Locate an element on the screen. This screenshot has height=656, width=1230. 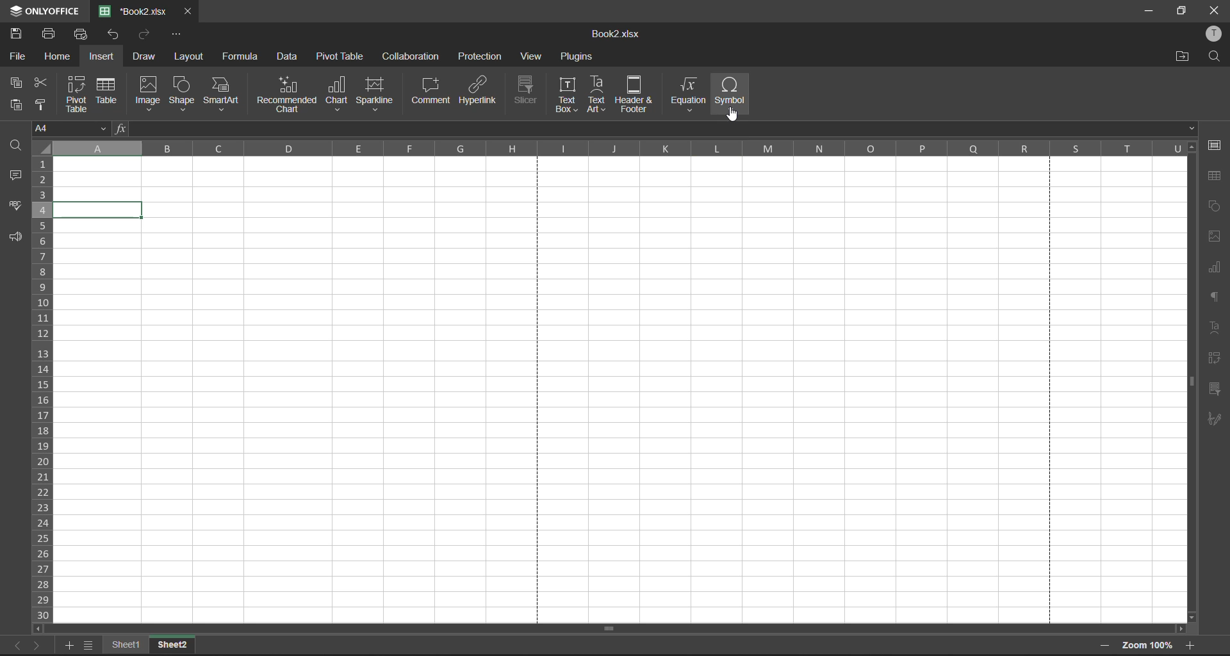
find is located at coordinates (1213, 56).